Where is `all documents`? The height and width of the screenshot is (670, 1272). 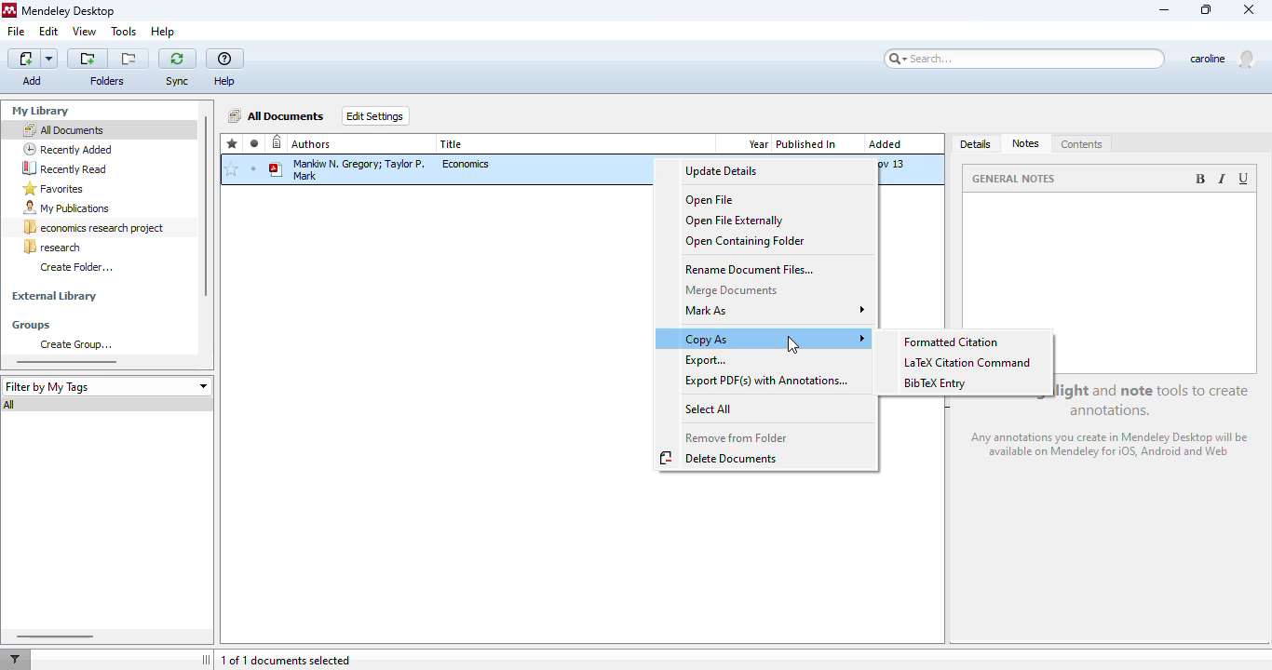
all documents is located at coordinates (62, 129).